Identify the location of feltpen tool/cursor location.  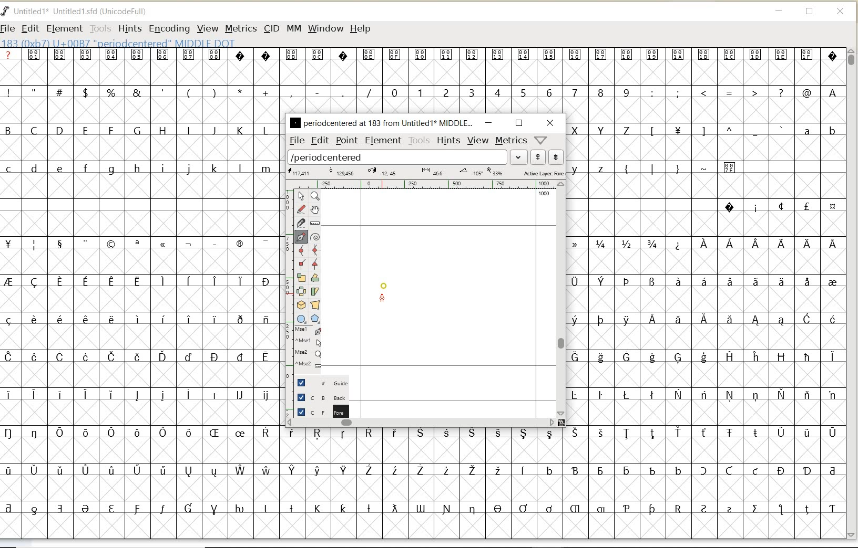
(383, 299).